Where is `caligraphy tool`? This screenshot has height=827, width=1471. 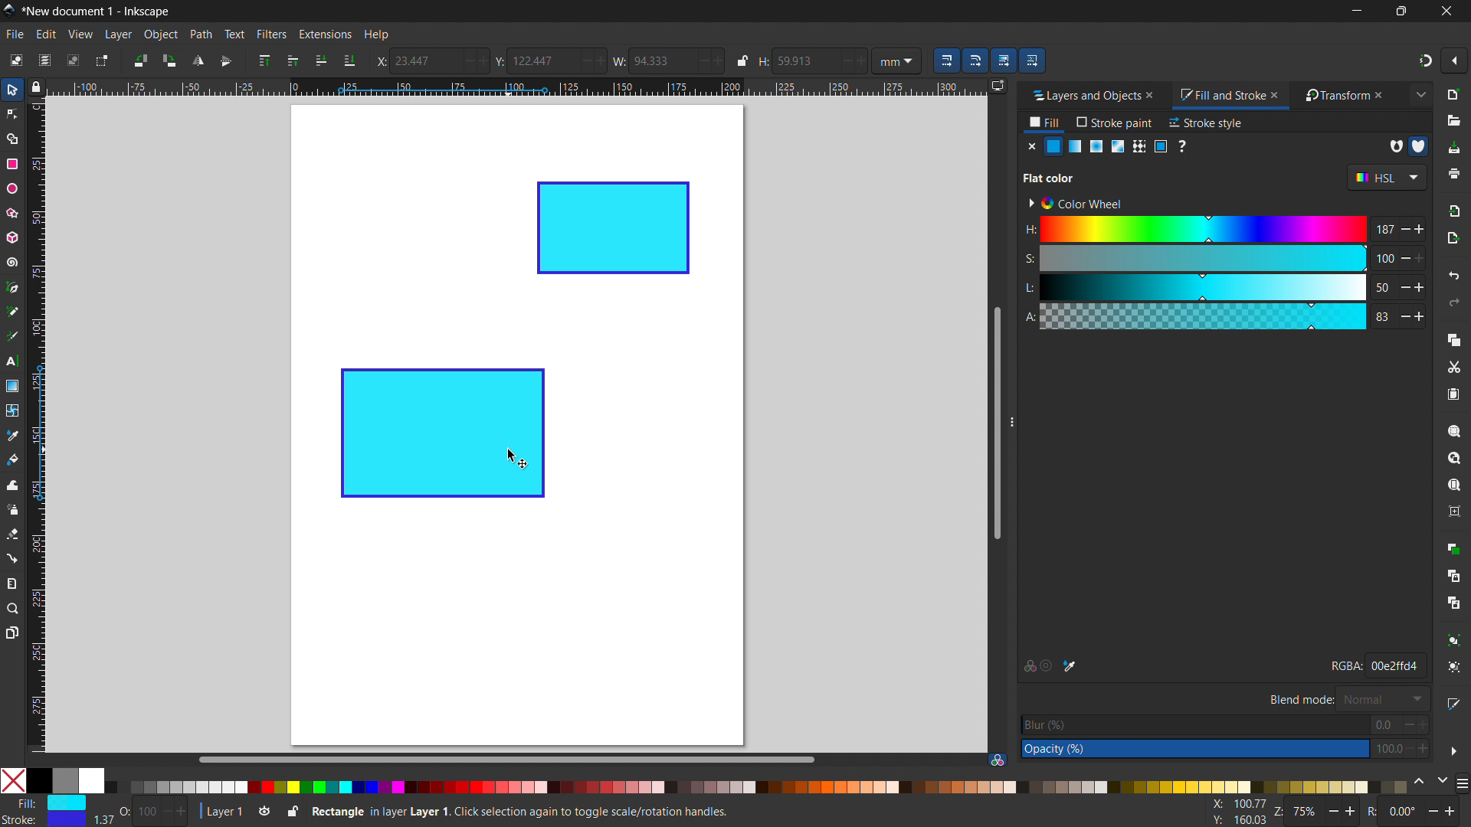
caligraphy tool is located at coordinates (11, 335).